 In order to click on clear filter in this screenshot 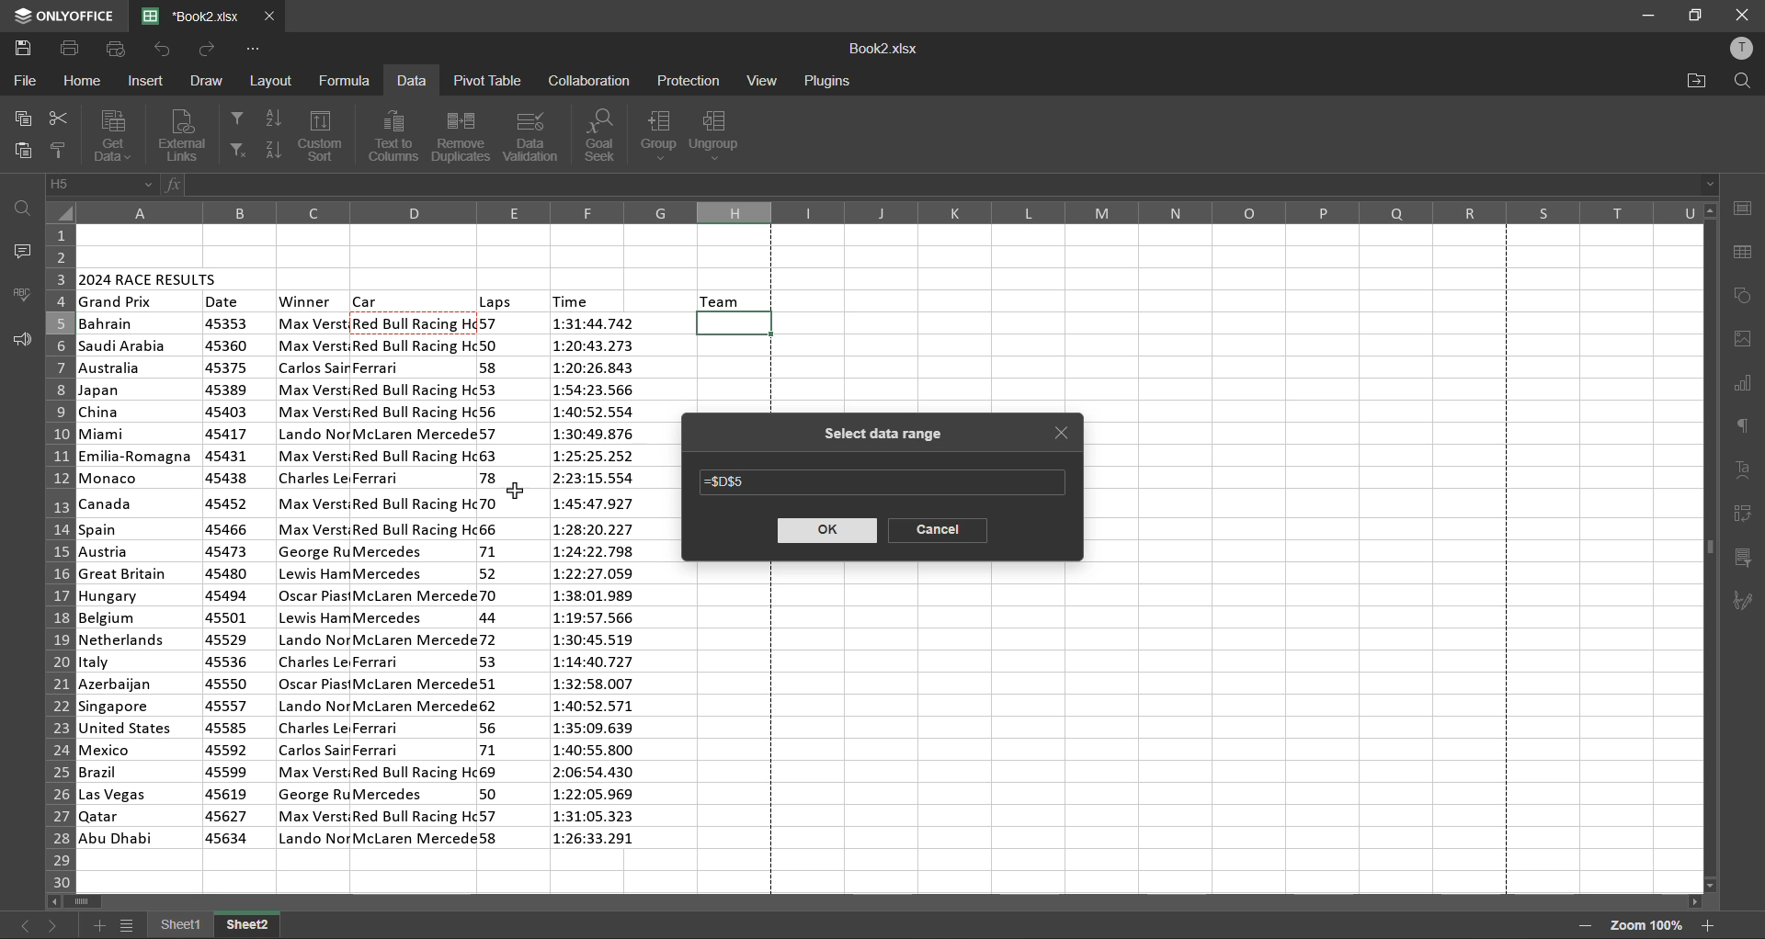, I will do `click(237, 151)`.